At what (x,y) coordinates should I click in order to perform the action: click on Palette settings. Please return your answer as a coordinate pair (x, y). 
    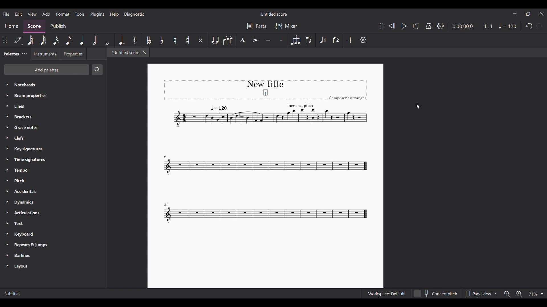
    Looking at the image, I should click on (25, 54).